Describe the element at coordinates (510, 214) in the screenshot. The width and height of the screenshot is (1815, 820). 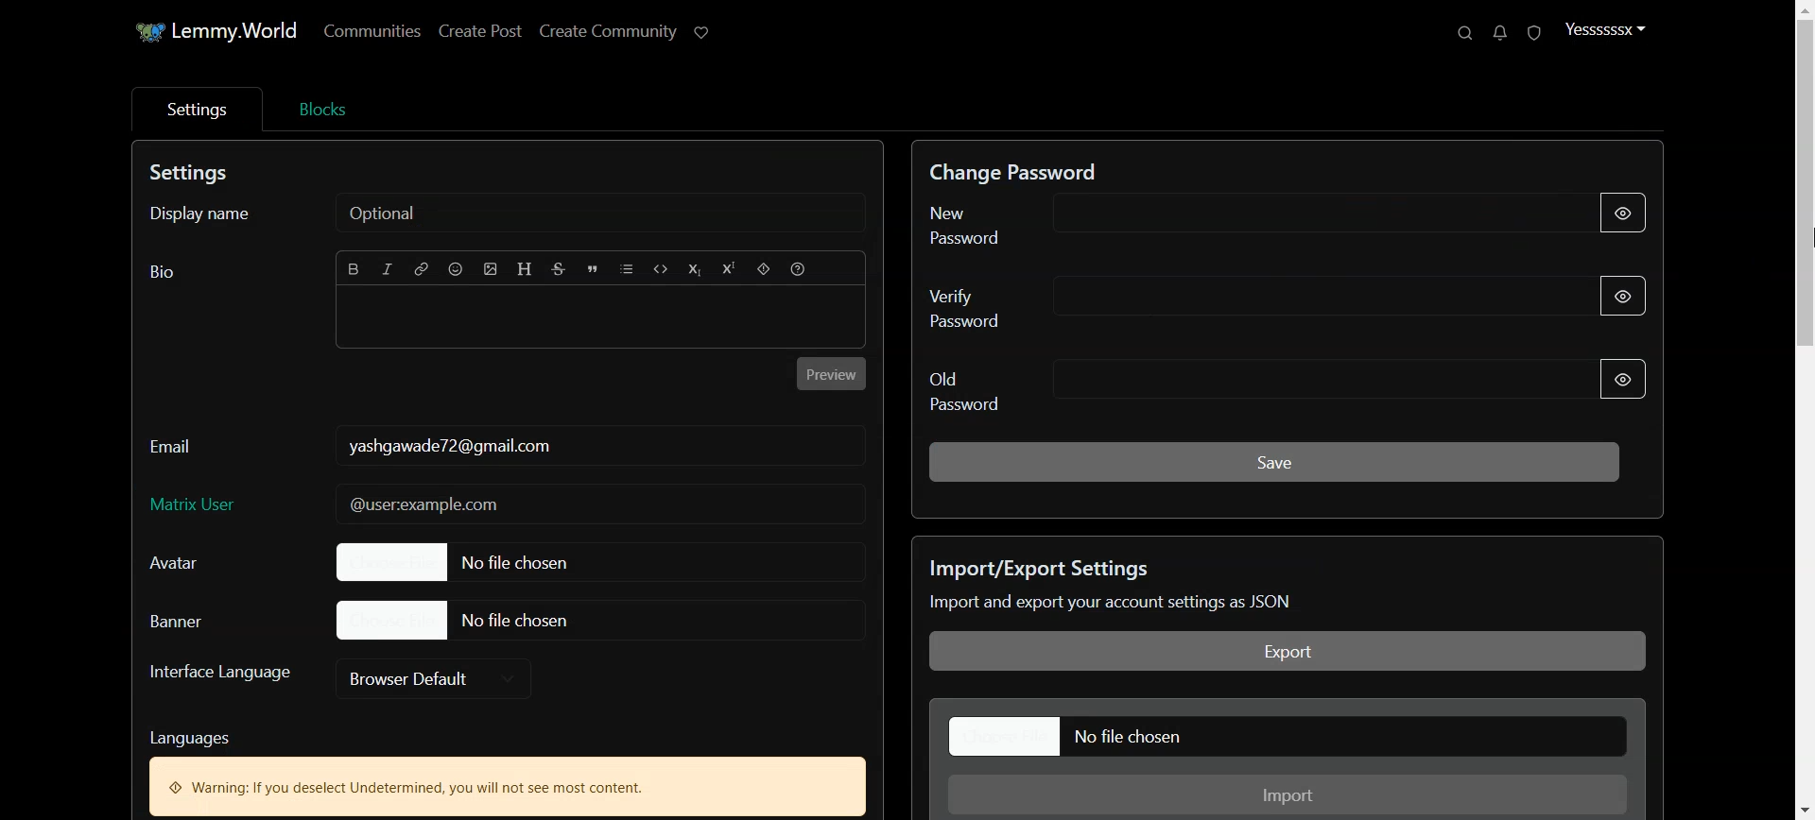
I see `Display name` at that location.